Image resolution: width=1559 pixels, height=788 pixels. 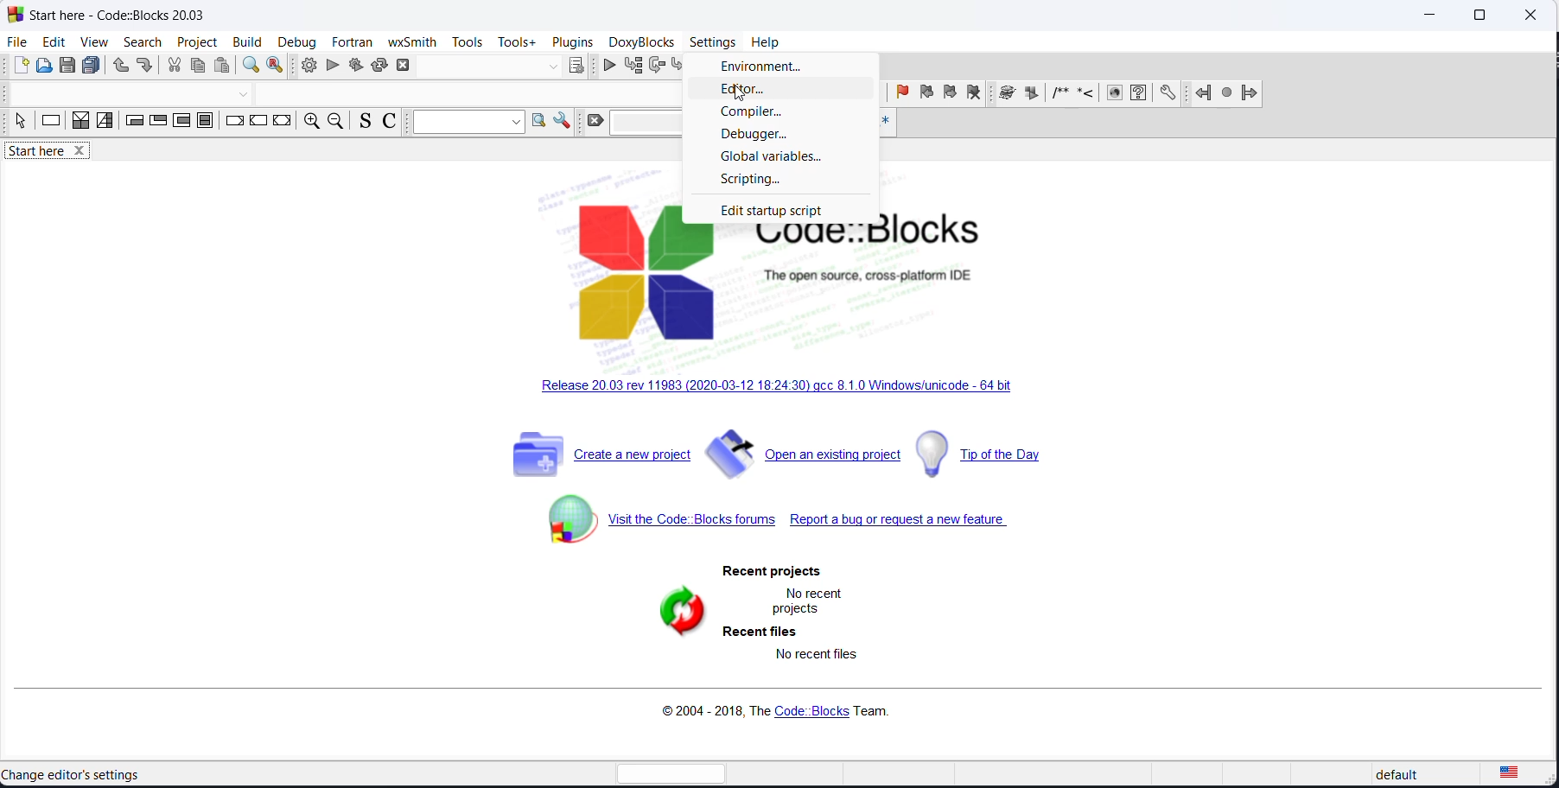 What do you see at coordinates (646, 525) in the screenshot?
I see `forum` at bounding box center [646, 525].